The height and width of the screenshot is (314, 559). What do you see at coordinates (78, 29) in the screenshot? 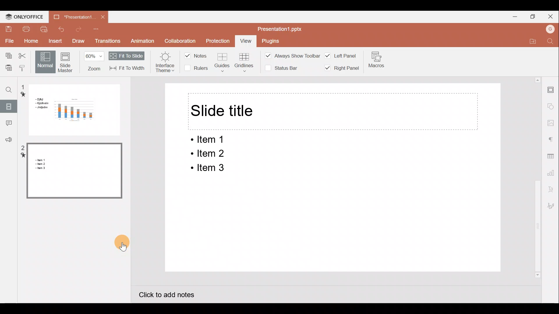
I see `Redo` at bounding box center [78, 29].